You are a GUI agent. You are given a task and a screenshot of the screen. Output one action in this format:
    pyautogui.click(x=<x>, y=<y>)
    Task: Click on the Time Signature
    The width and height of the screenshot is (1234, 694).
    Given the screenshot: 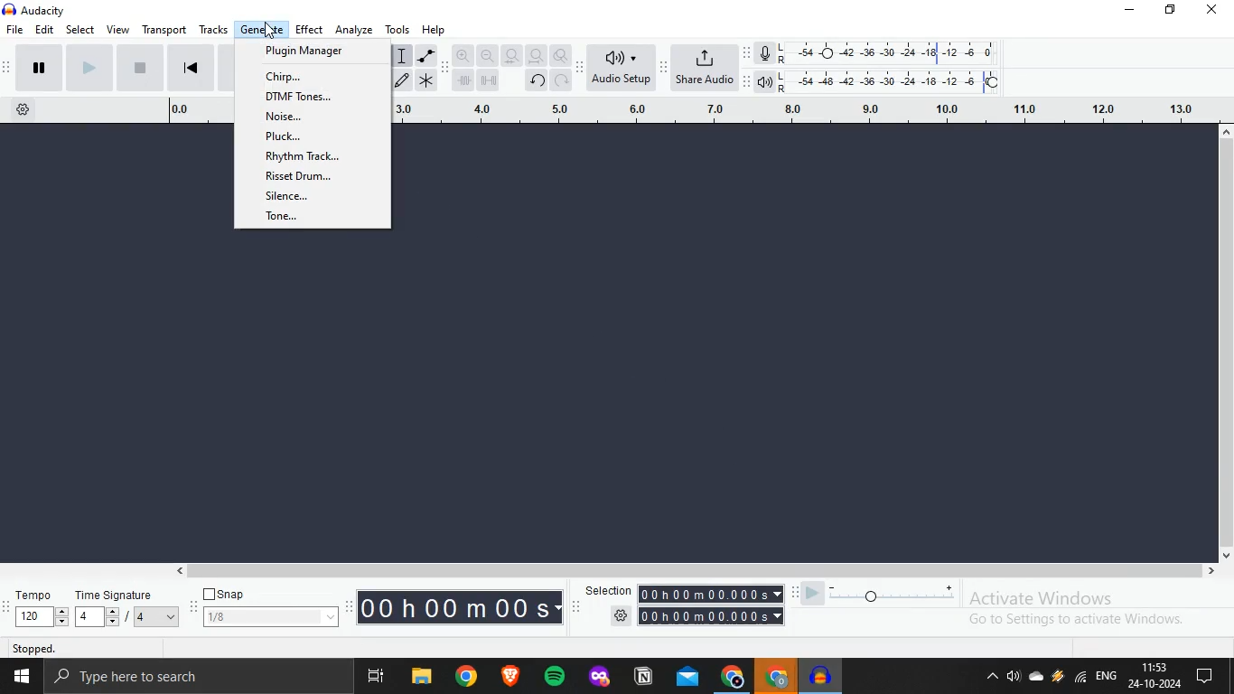 What is the action you would take?
    pyautogui.click(x=129, y=608)
    